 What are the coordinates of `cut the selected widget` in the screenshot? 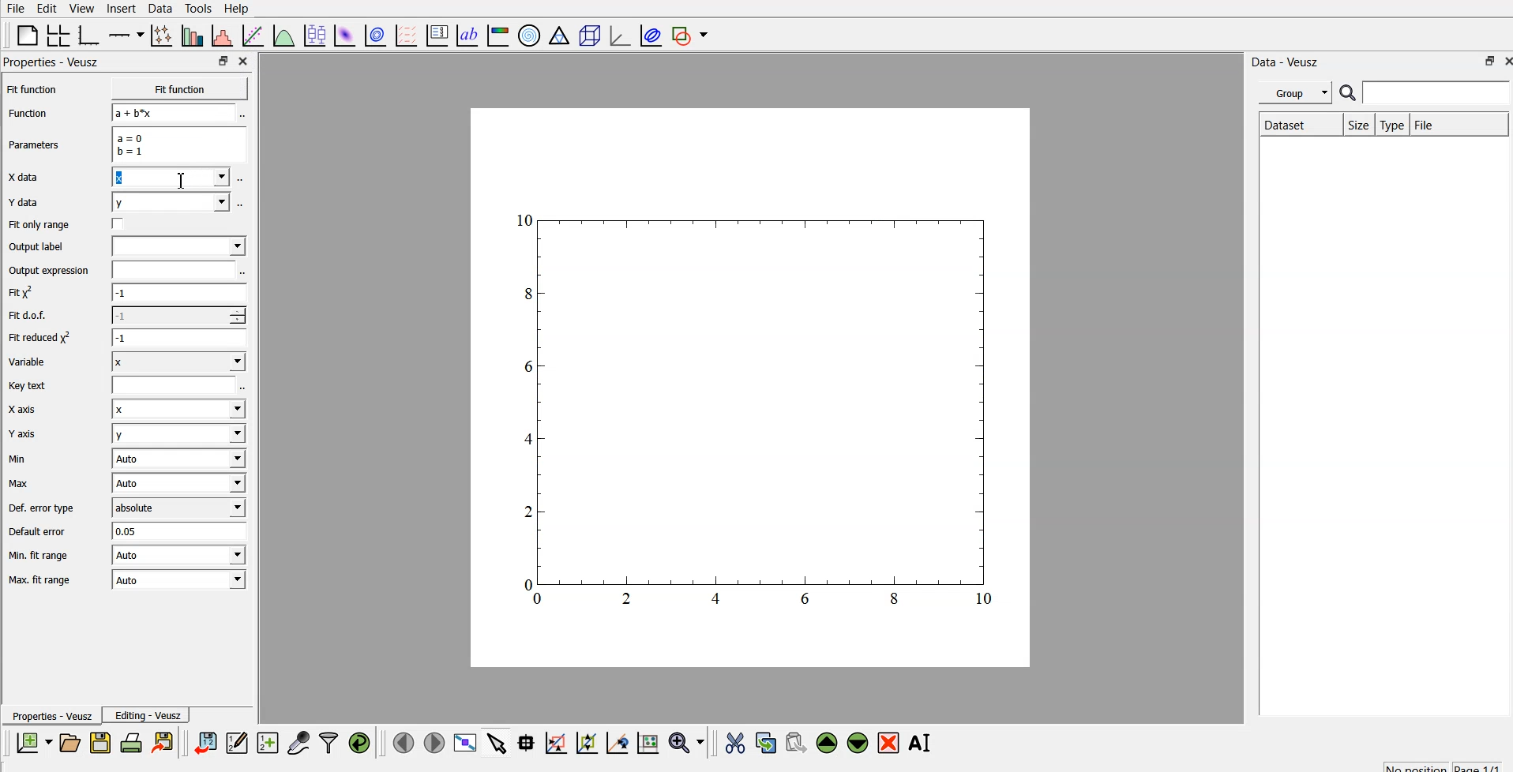 It's located at (734, 745).